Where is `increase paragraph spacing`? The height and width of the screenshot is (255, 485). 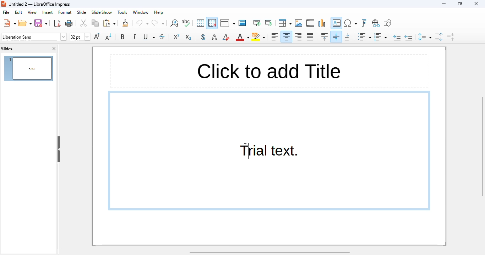
increase paragraph spacing is located at coordinates (440, 37).